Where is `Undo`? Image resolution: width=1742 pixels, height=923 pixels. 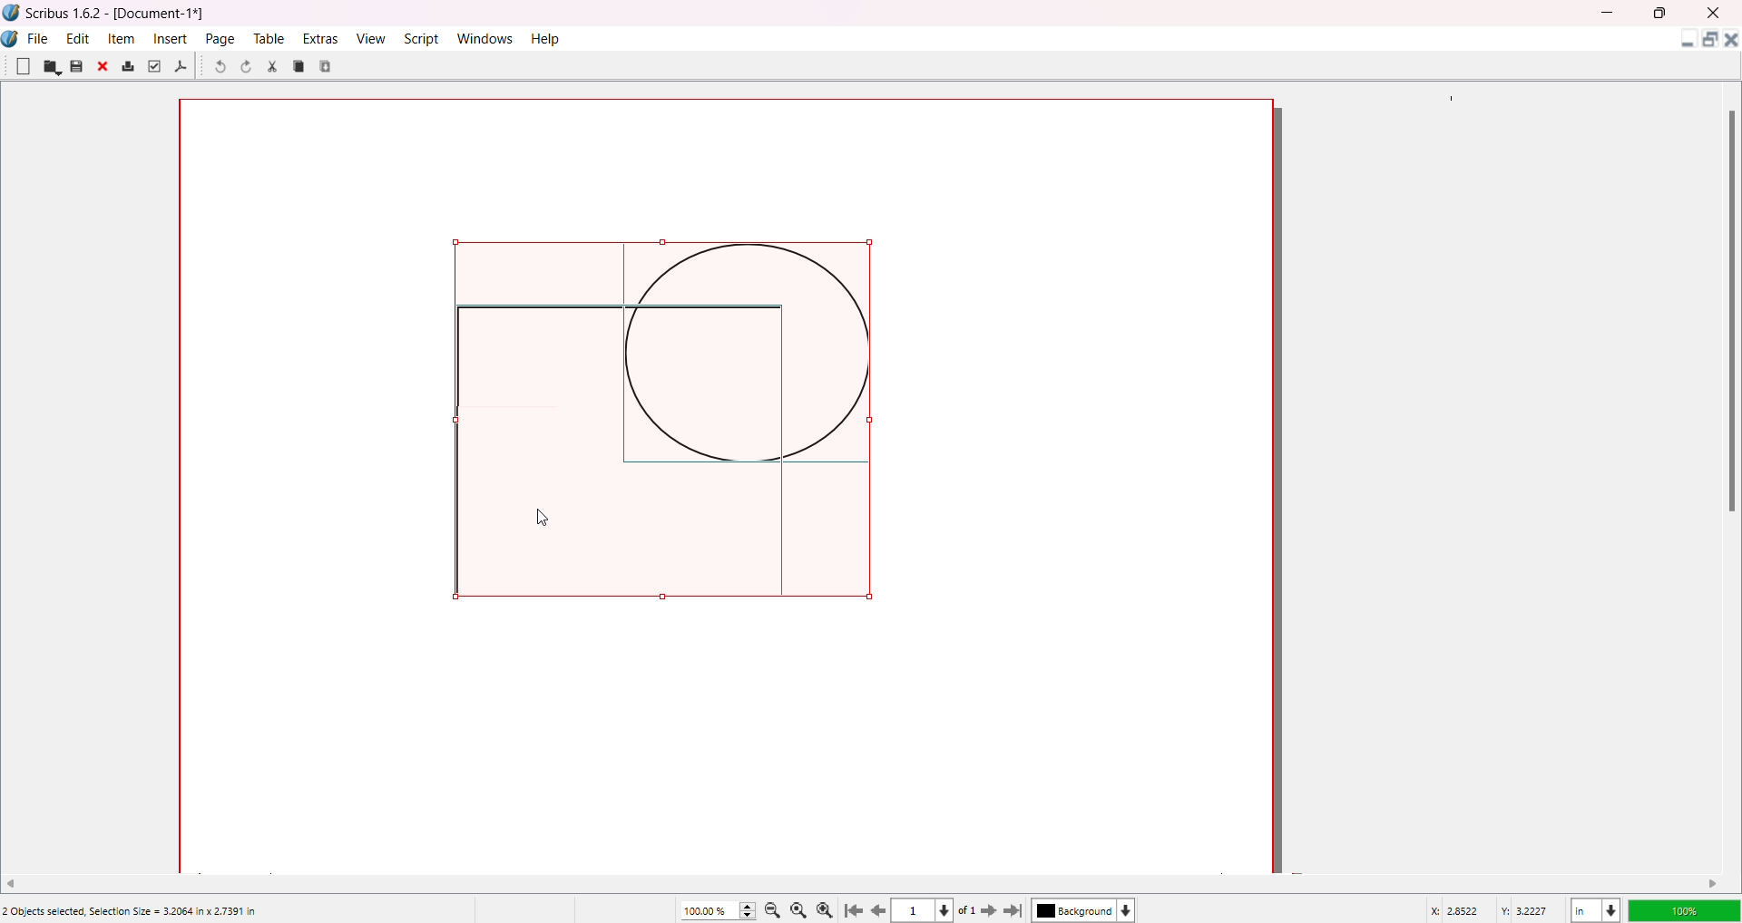 Undo is located at coordinates (219, 68).